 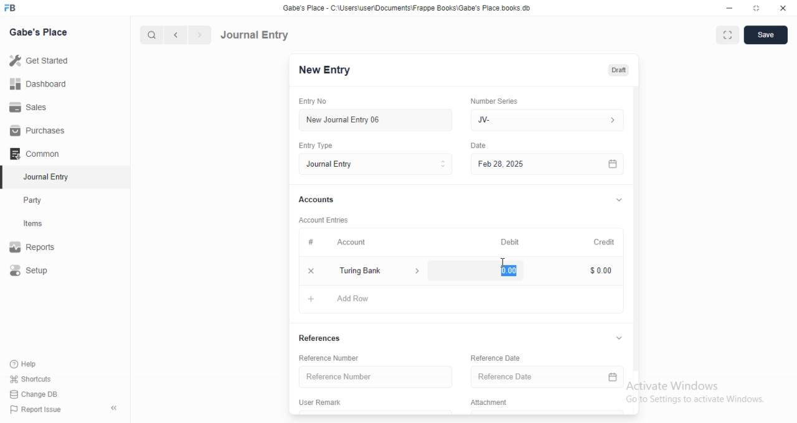 I want to click on Setup, so click(x=41, y=271).